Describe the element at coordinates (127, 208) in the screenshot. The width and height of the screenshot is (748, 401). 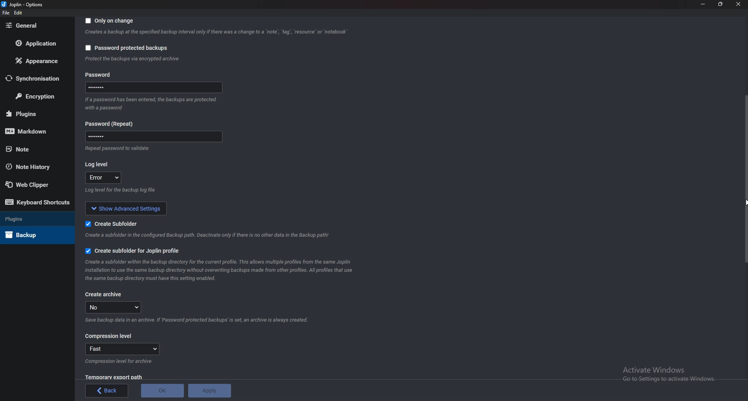
I see `Show advanced settings` at that location.